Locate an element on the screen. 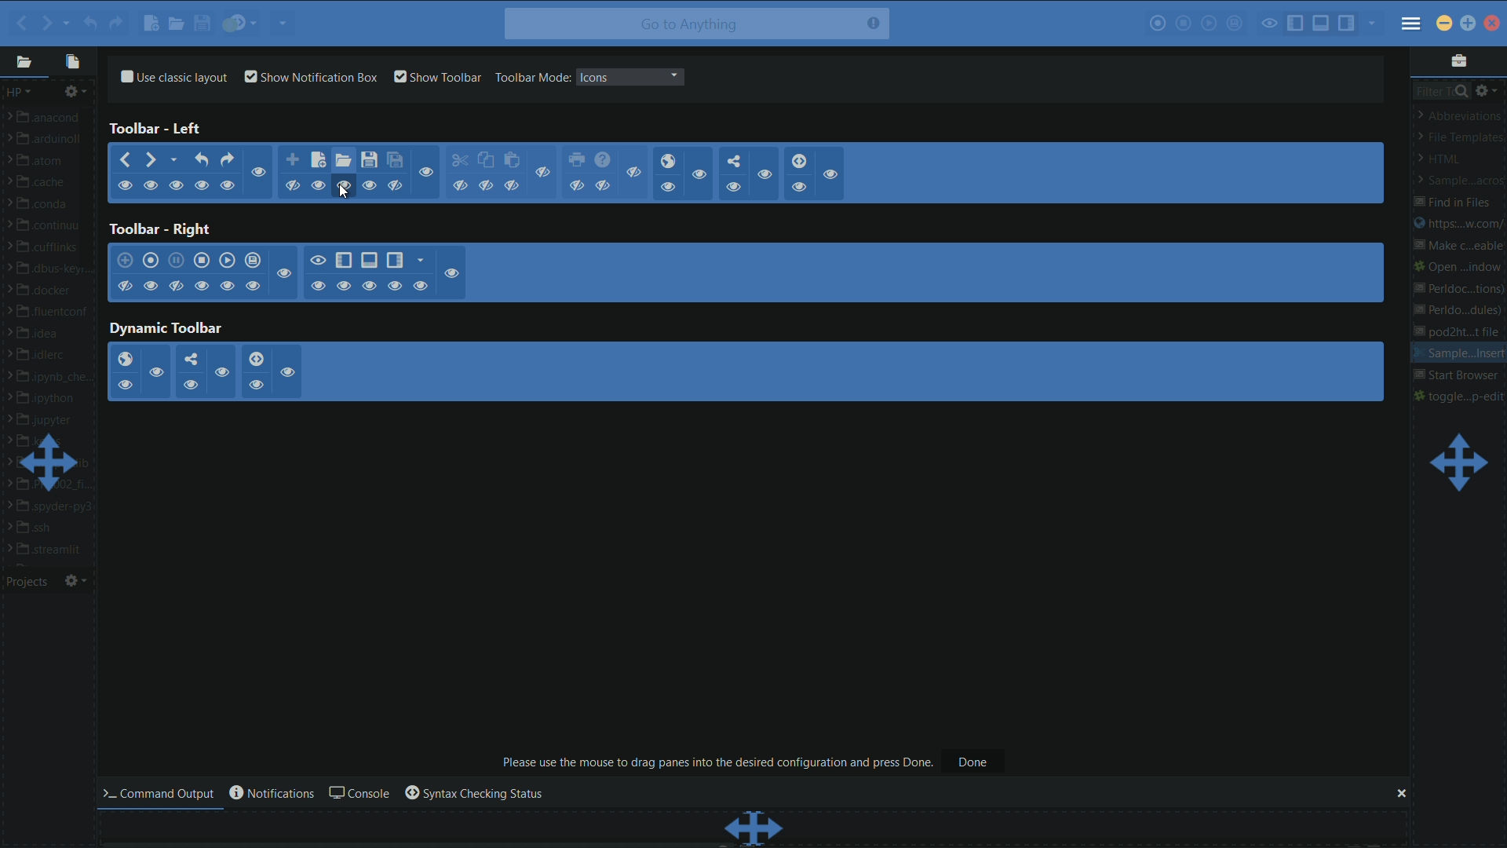 Image resolution: width=1507 pixels, height=848 pixels. hide/show is located at coordinates (319, 286).